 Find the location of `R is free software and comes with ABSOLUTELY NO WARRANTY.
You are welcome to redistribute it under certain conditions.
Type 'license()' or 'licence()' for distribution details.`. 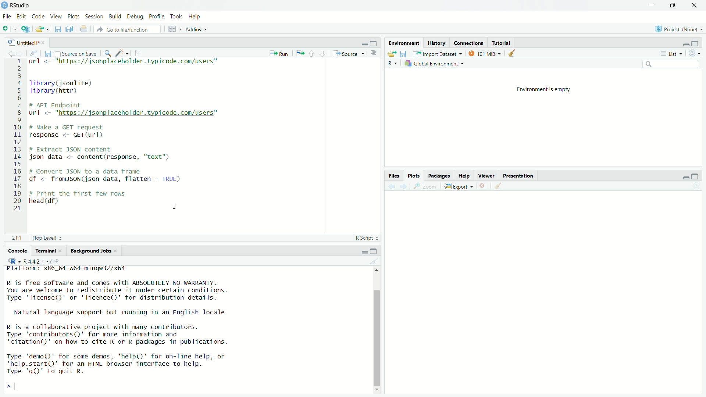

R is free software and comes with ABSOLUTELY NO WARRANTY.
You are welcome to redistribute it under certain conditions.
Type 'license()' or 'licence()' for distribution details. is located at coordinates (117, 292).